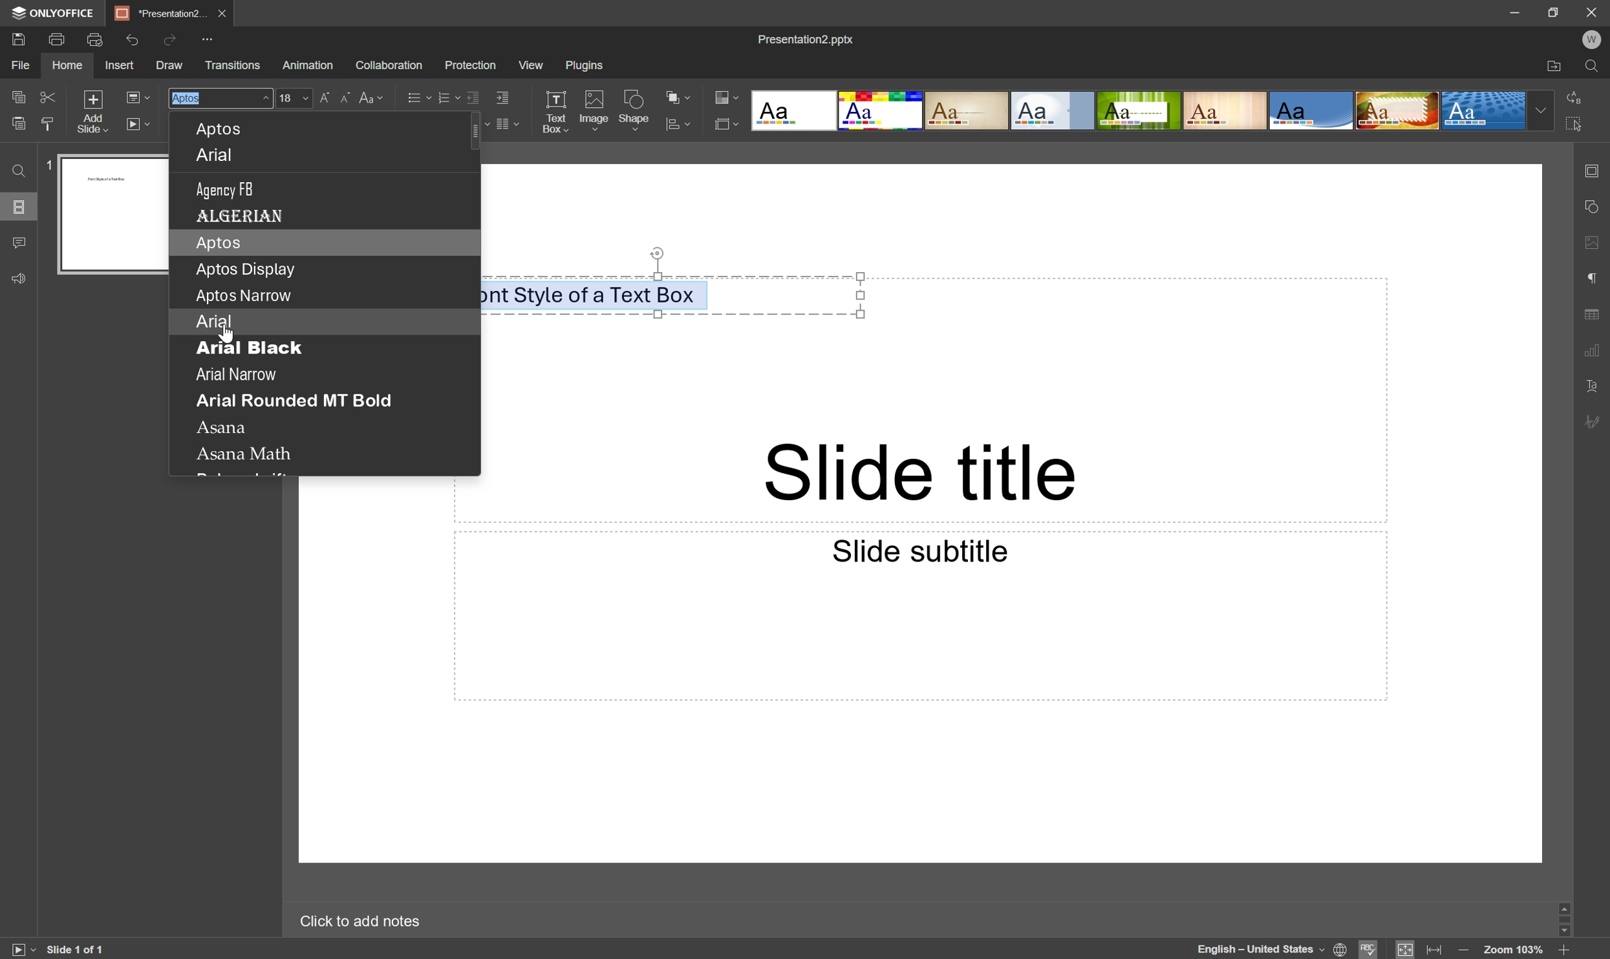 The height and width of the screenshot is (959, 1610). Describe the element at coordinates (18, 123) in the screenshot. I see `Paste` at that location.